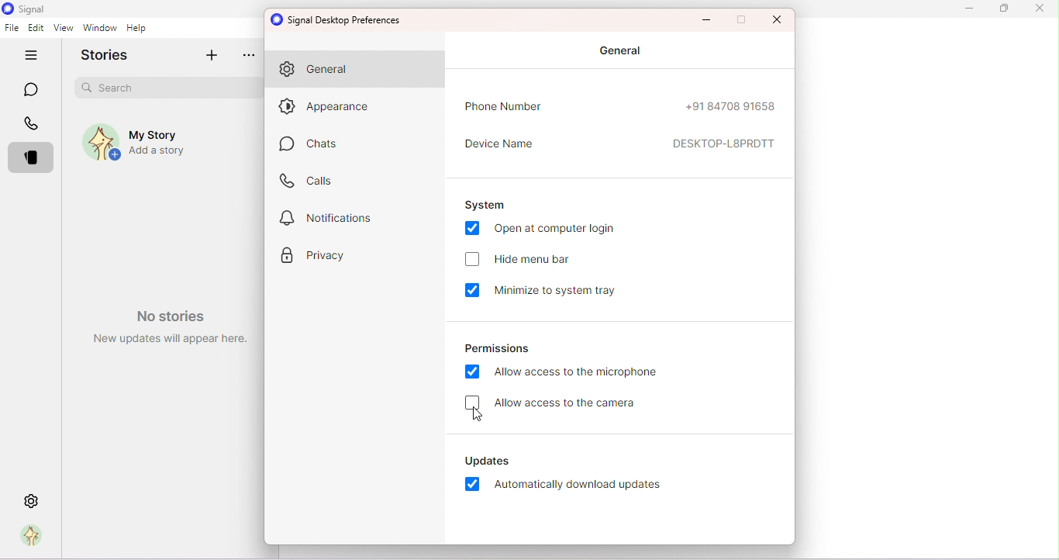 The width and height of the screenshot is (1059, 560). What do you see at coordinates (968, 10) in the screenshot?
I see `Minimize` at bounding box center [968, 10].